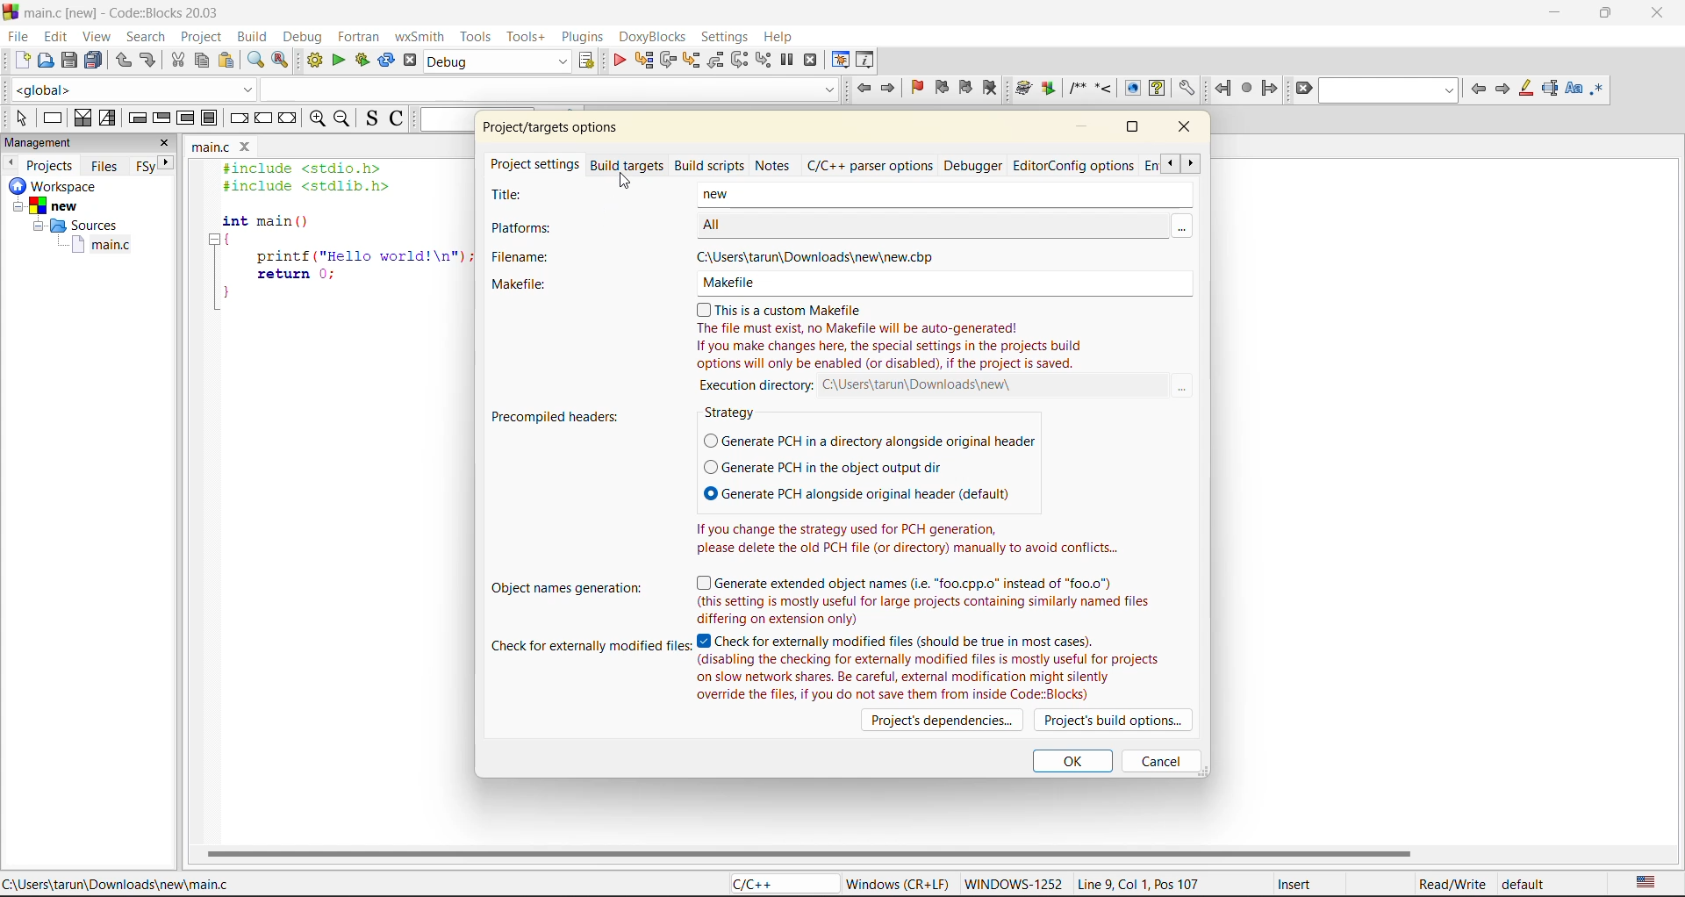  What do you see at coordinates (126, 11) in the screenshot?
I see `main.c [new] - Code::Blocks 20.03` at bounding box center [126, 11].